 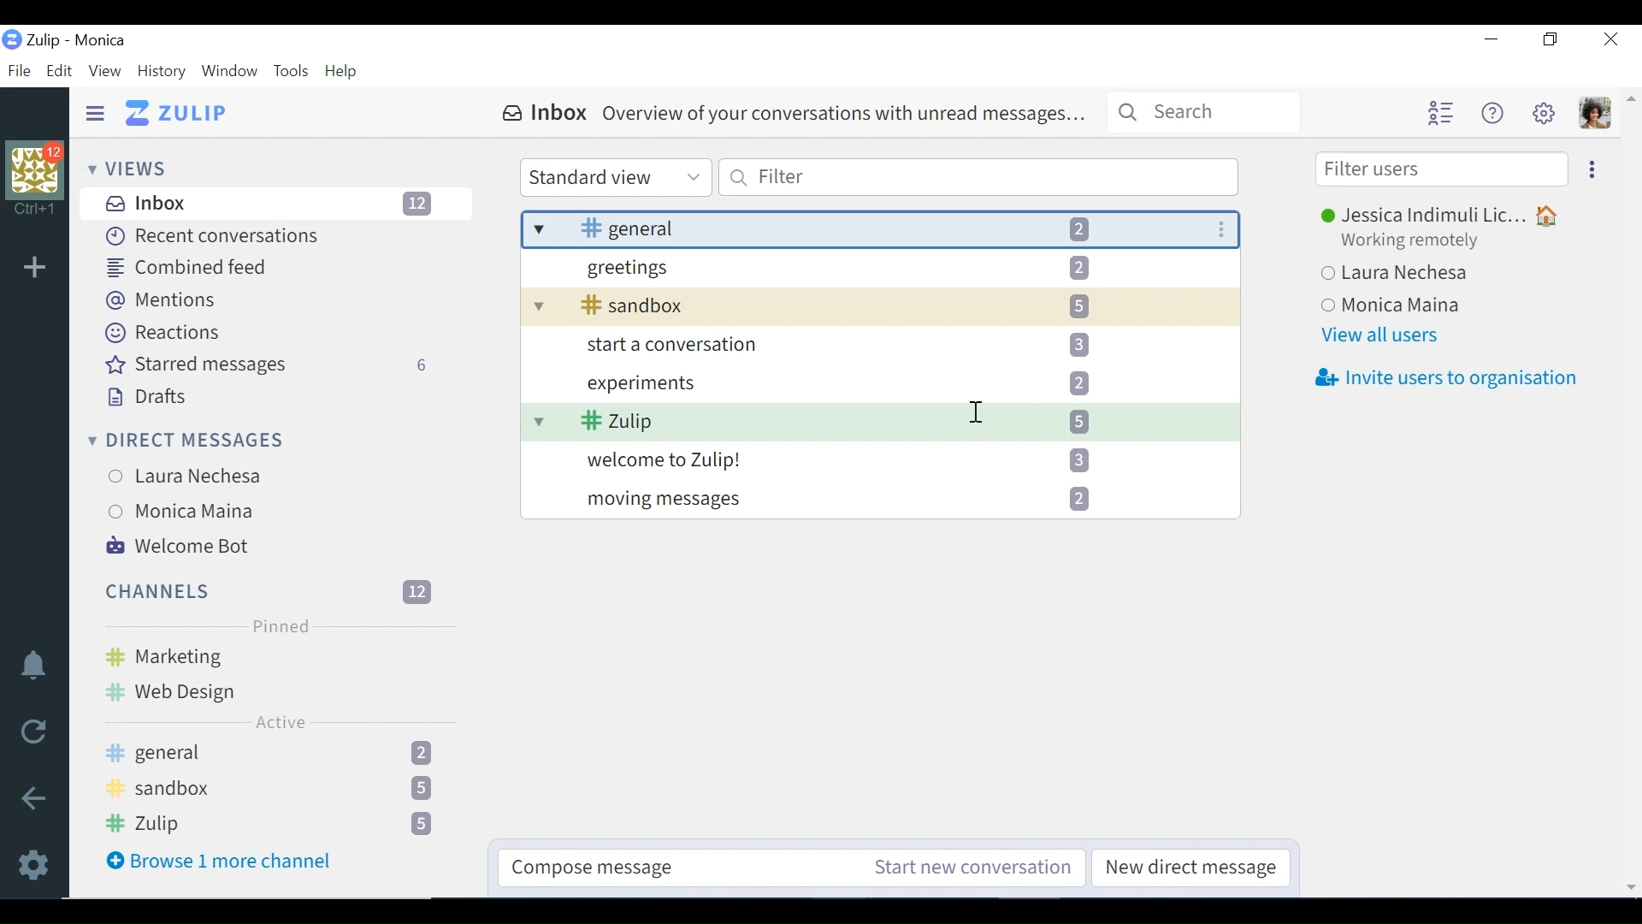 I want to click on Help, so click(x=346, y=72).